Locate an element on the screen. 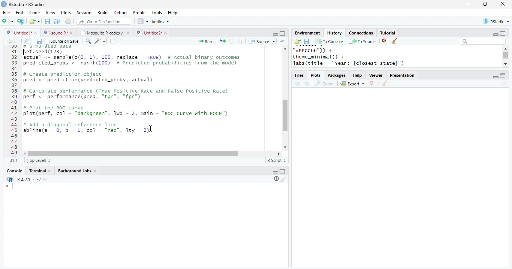  Background Jobs is located at coordinates (74, 171).